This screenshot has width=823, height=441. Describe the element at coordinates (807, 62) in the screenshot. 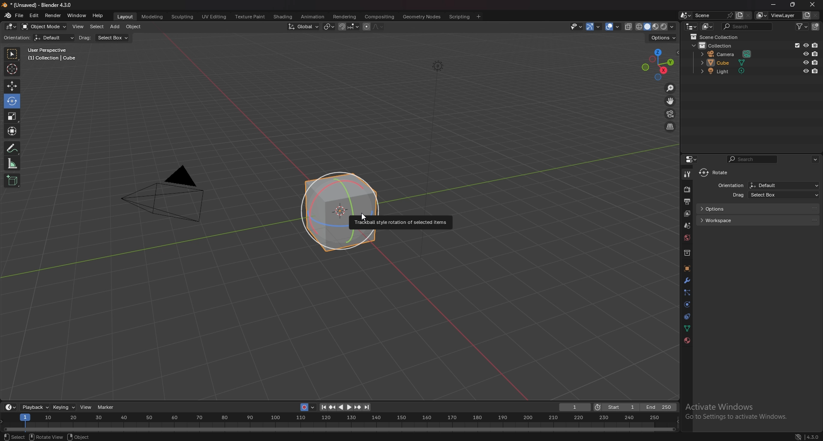

I see `hide in view port` at that location.